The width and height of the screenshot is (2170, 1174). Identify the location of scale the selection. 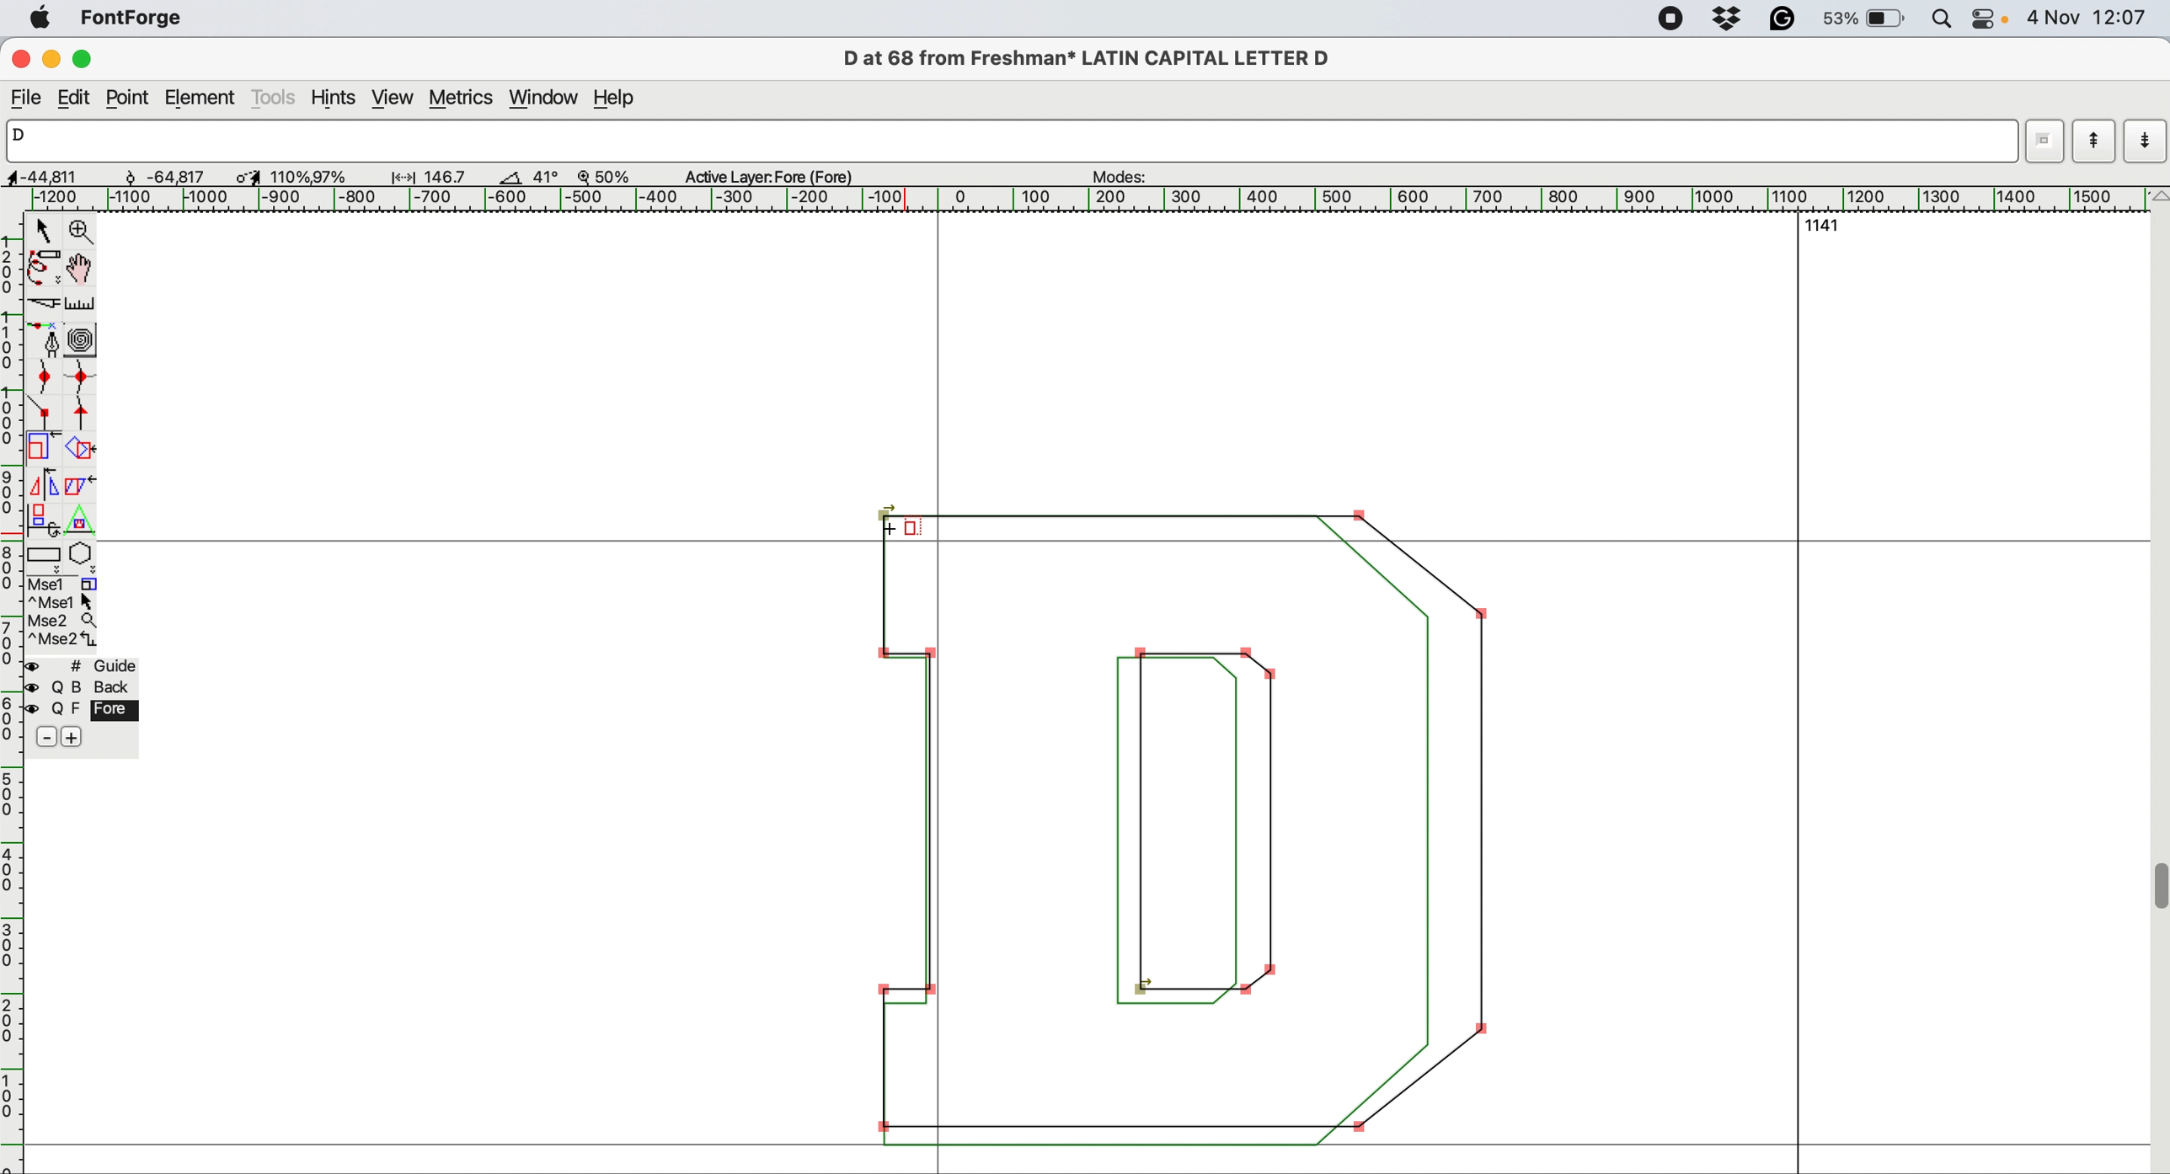
(42, 450).